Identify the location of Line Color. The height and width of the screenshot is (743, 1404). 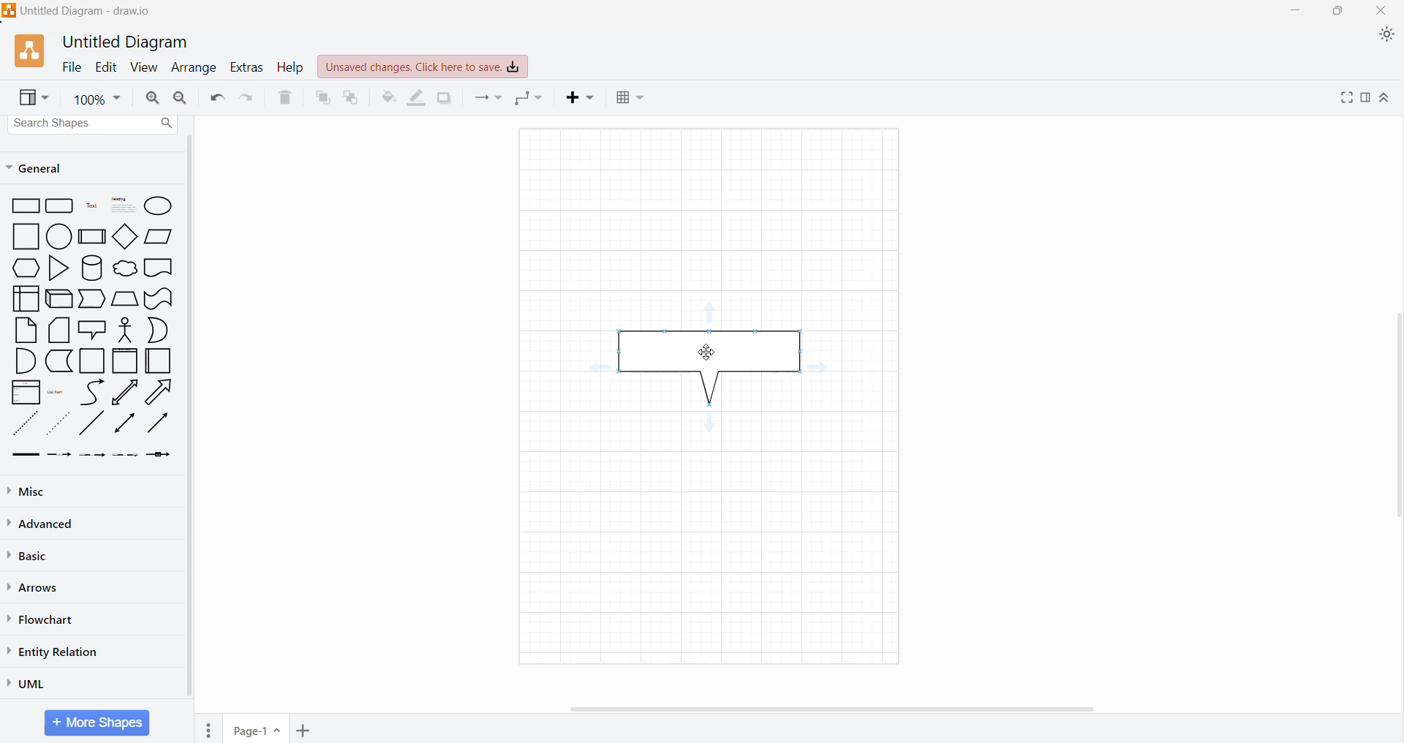
(417, 97).